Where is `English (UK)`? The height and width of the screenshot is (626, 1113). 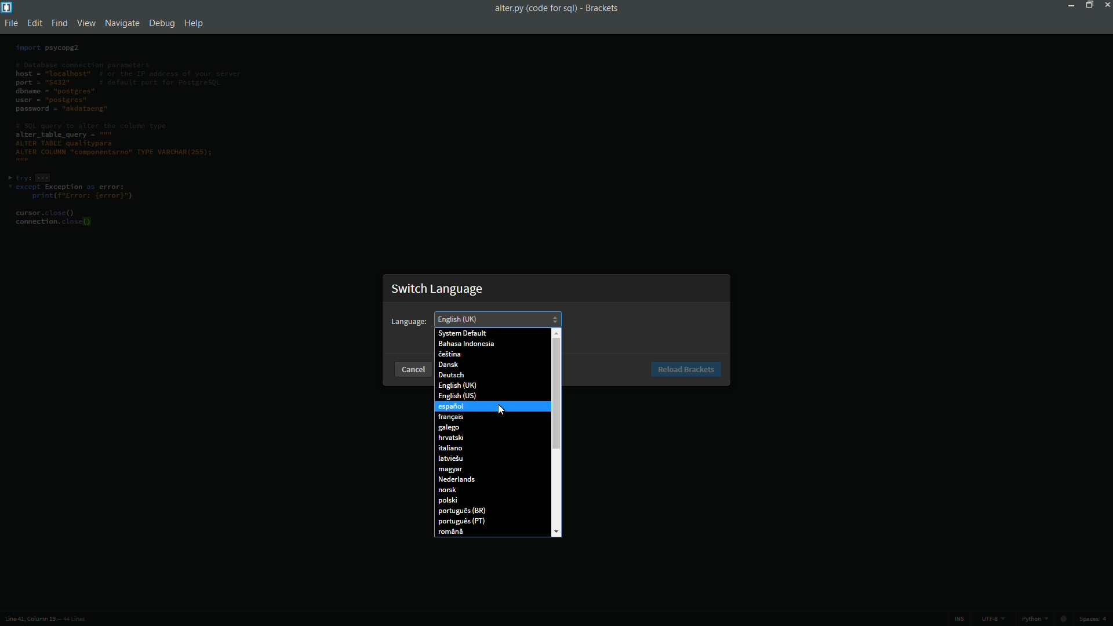
English (UK) is located at coordinates (490, 386).